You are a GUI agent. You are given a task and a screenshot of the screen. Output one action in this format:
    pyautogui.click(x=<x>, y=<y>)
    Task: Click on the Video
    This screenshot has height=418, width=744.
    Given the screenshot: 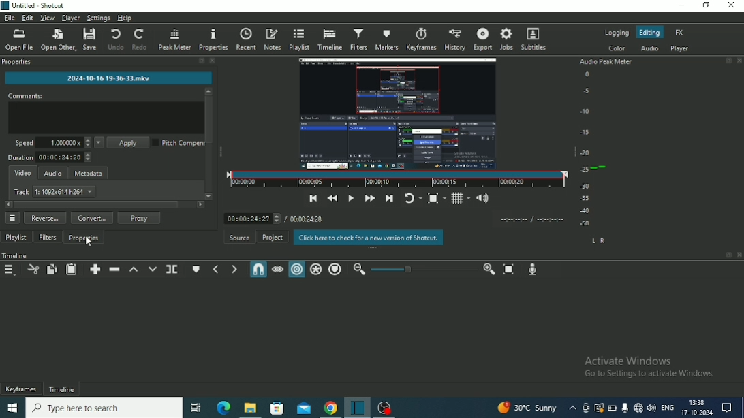 What is the action you would take?
    pyautogui.click(x=23, y=174)
    